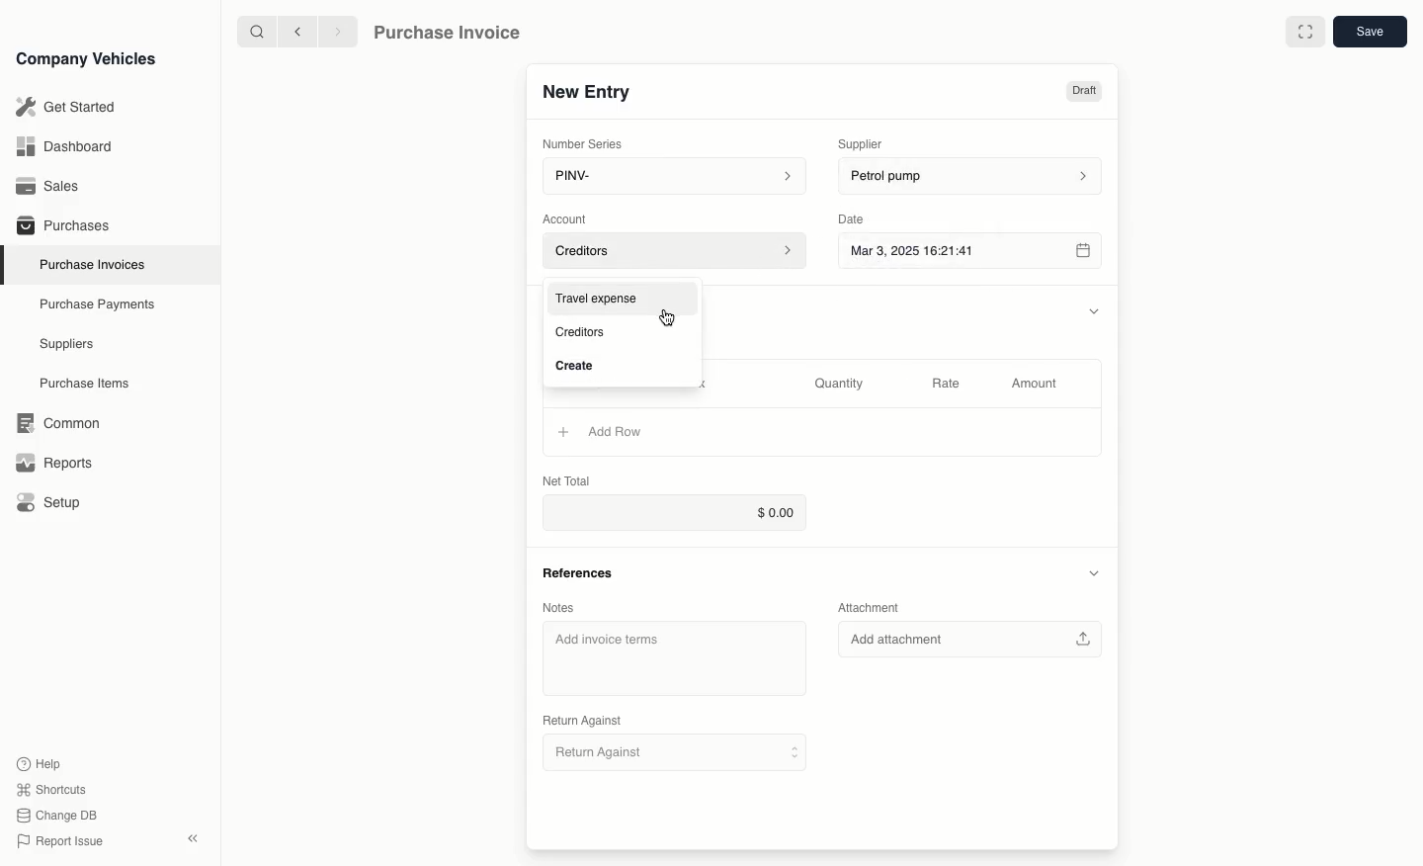  Describe the element at coordinates (966, 177) in the screenshot. I see `petrol pump` at that location.